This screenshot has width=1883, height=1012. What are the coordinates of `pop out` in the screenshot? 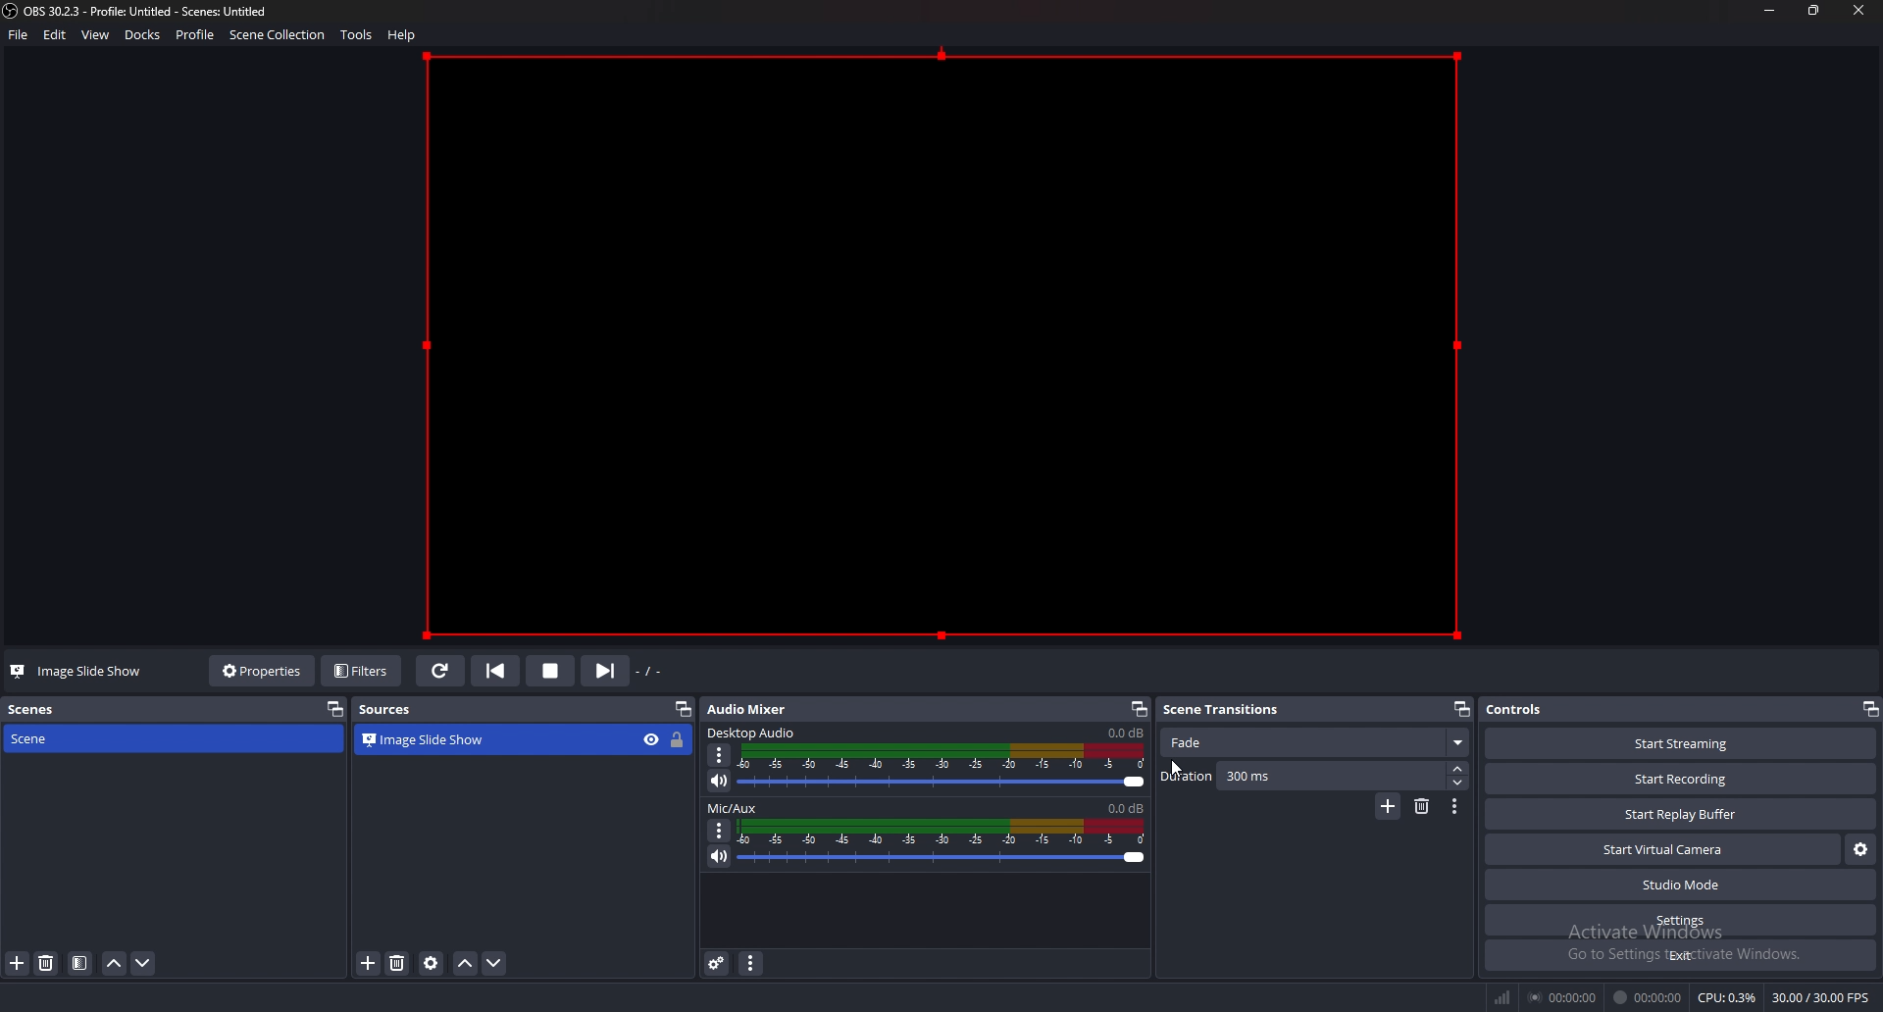 It's located at (335, 709).